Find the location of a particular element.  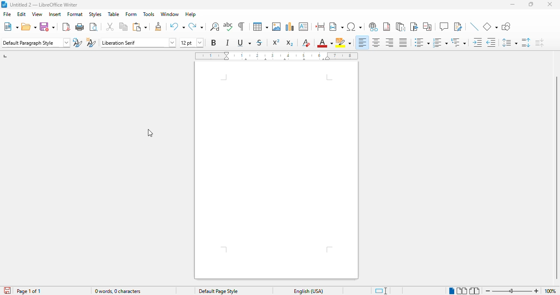

increase paragraph spacing is located at coordinates (526, 42).